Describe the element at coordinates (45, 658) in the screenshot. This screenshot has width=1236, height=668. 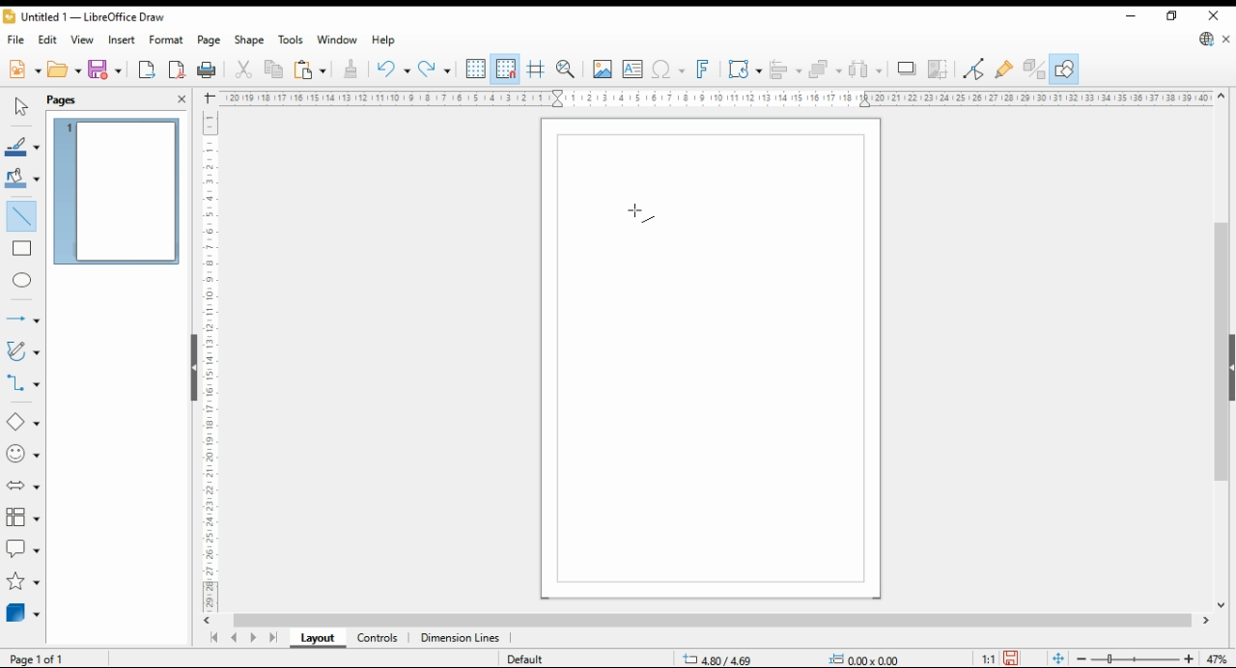
I see `page 1 of 1` at that location.